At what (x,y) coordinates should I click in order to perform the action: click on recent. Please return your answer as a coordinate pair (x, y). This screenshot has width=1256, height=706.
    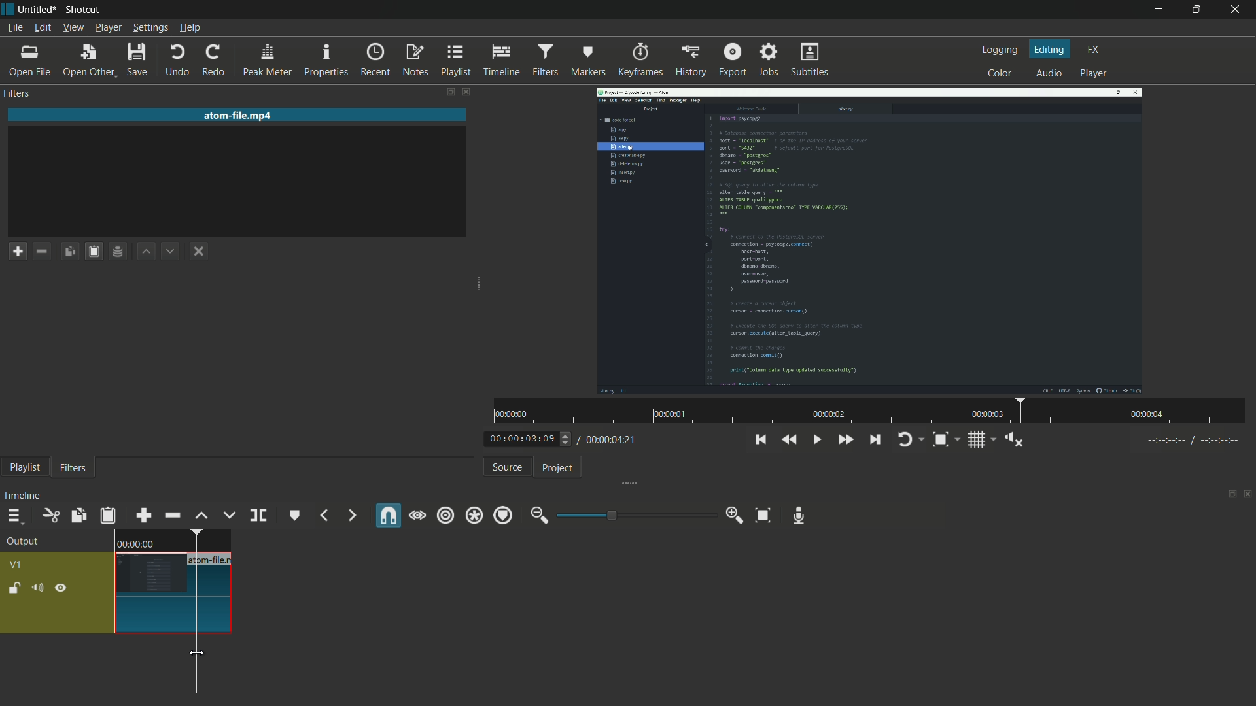
    Looking at the image, I should click on (374, 59).